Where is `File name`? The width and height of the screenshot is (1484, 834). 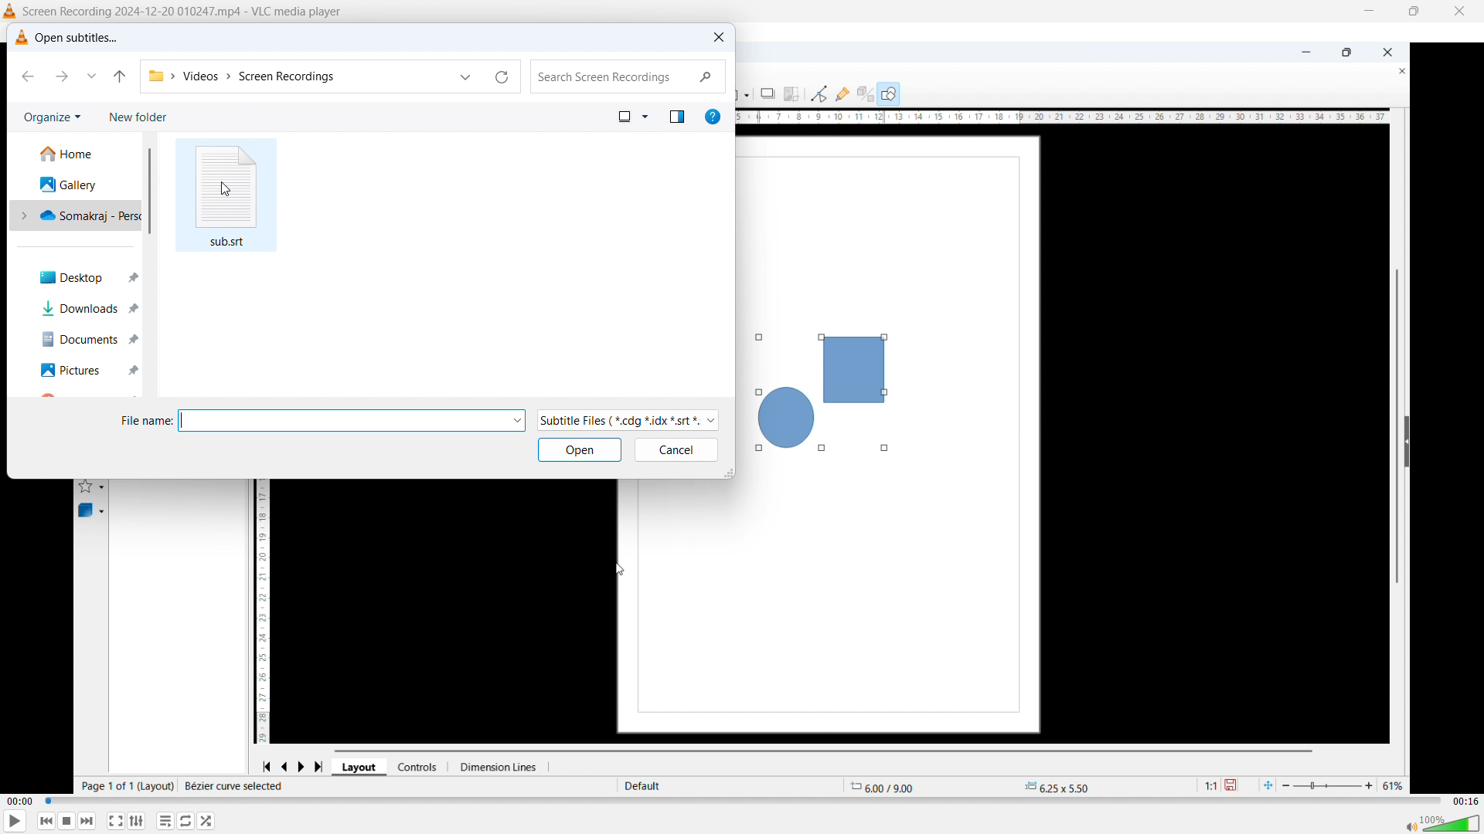 File name is located at coordinates (145, 421).